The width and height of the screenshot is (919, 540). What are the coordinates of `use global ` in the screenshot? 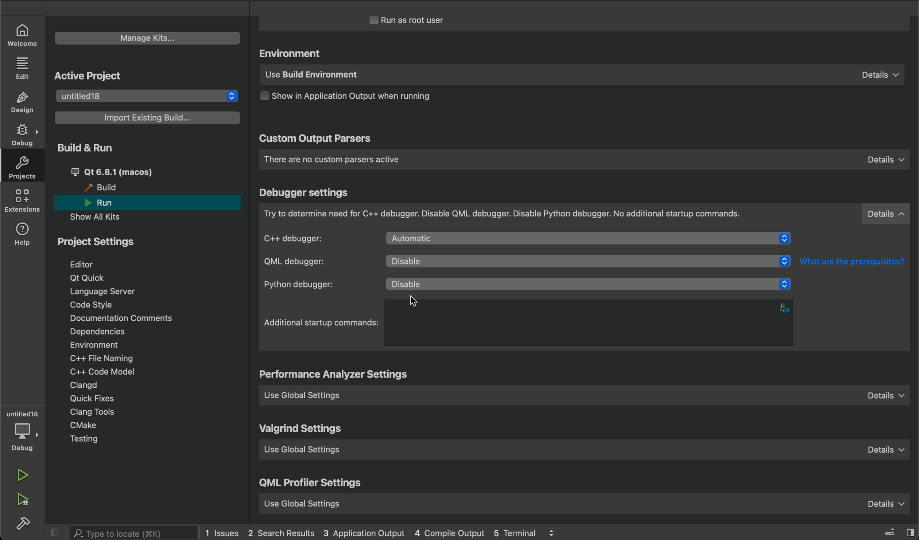 It's located at (589, 395).